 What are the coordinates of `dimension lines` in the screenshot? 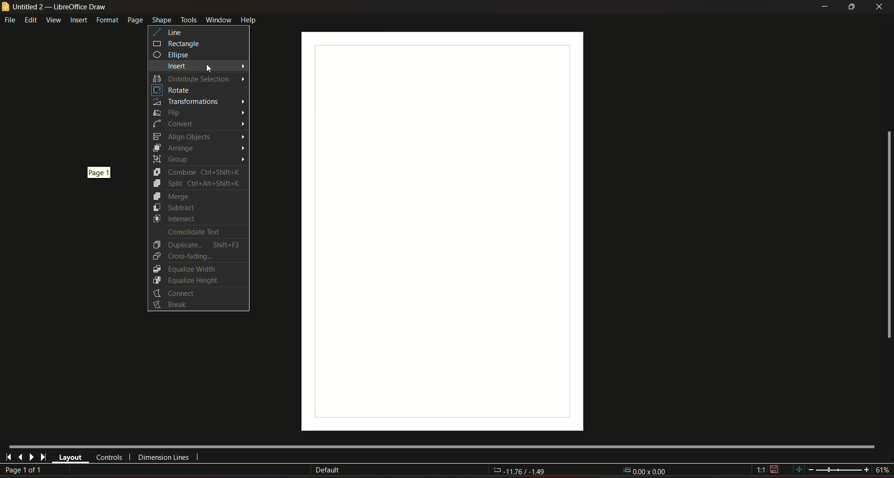 It's located at (164, 459).